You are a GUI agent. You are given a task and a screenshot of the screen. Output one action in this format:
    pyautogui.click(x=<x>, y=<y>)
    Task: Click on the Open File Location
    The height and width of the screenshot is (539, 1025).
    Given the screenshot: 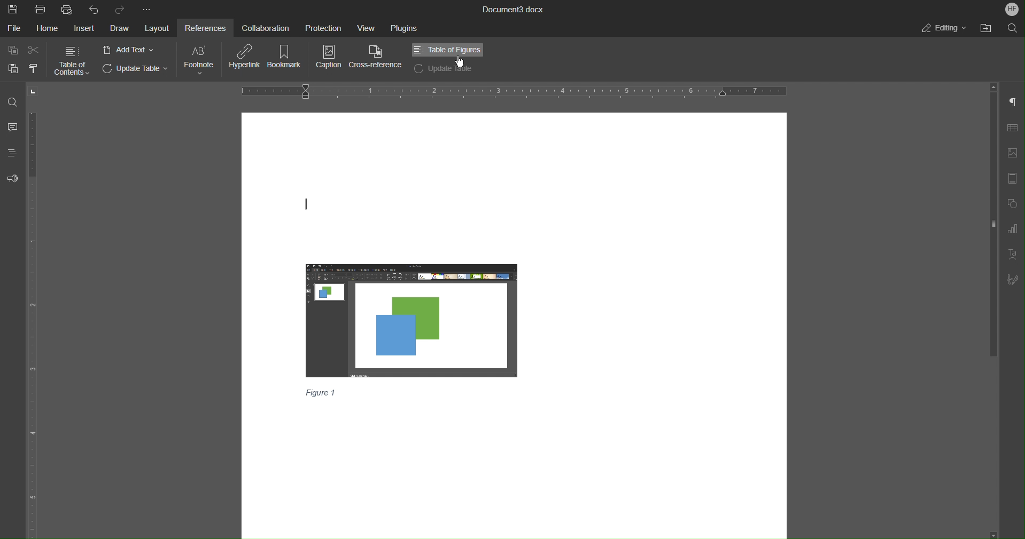 What is the action you would take?
    pyautogui.click(x=990, y=29)
    